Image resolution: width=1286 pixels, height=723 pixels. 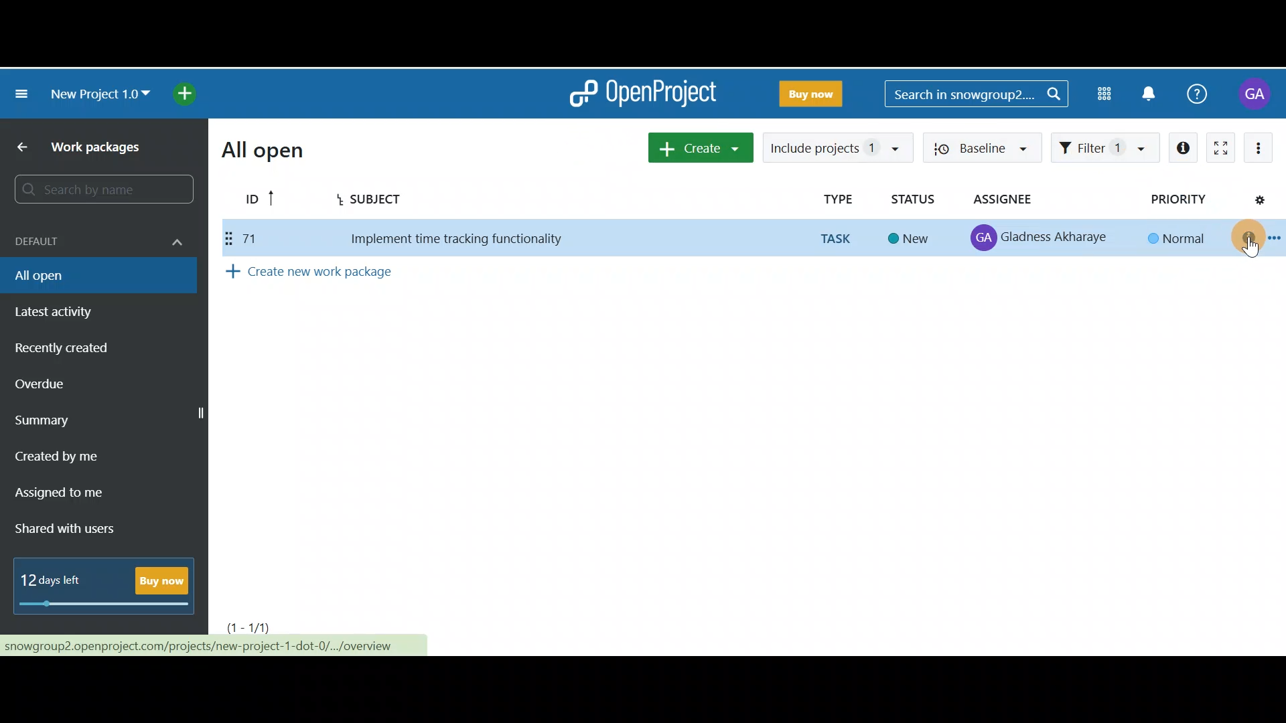 What do you see at coordinates (1195, 98) in the screenshot?
I see `Help` at bounding box center [1195, 98].